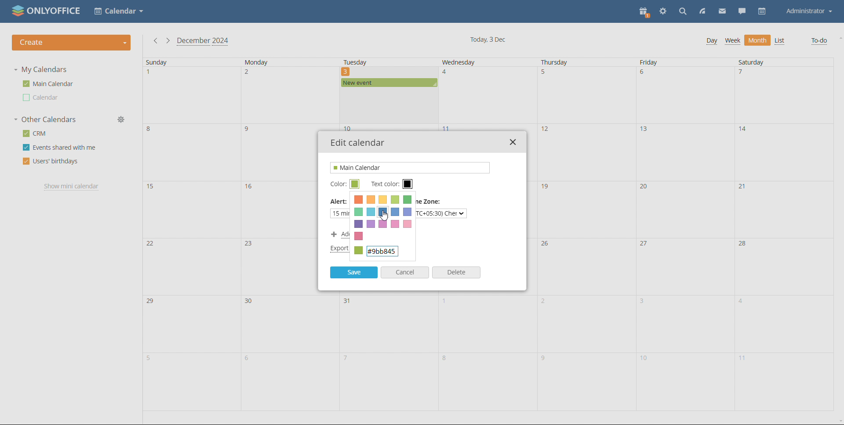  I want to click on date, so click(387, 107).